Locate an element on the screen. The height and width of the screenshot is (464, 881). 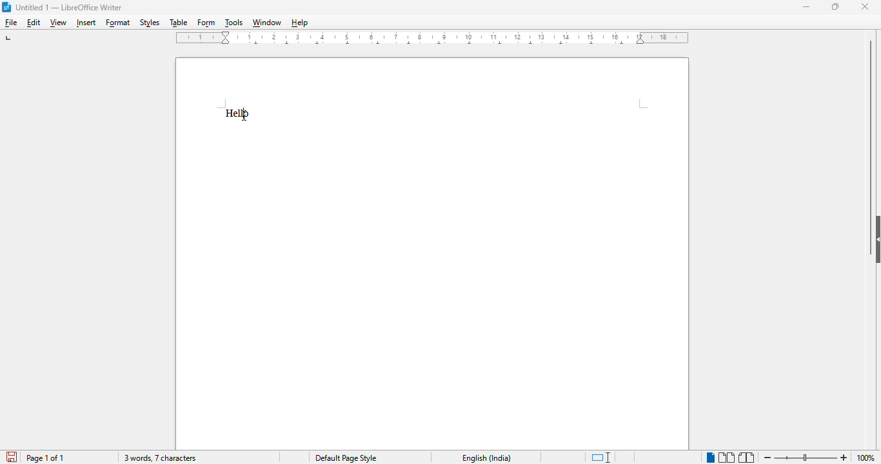
maximize is located at coordinates (835, 6).